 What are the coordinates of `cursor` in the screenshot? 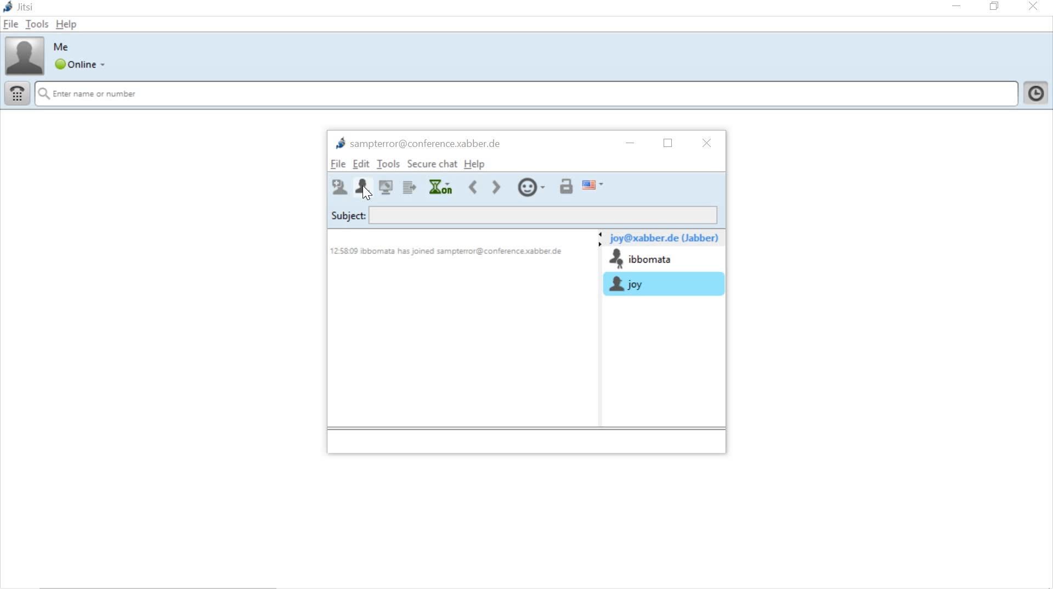 It's located at (366, 193).